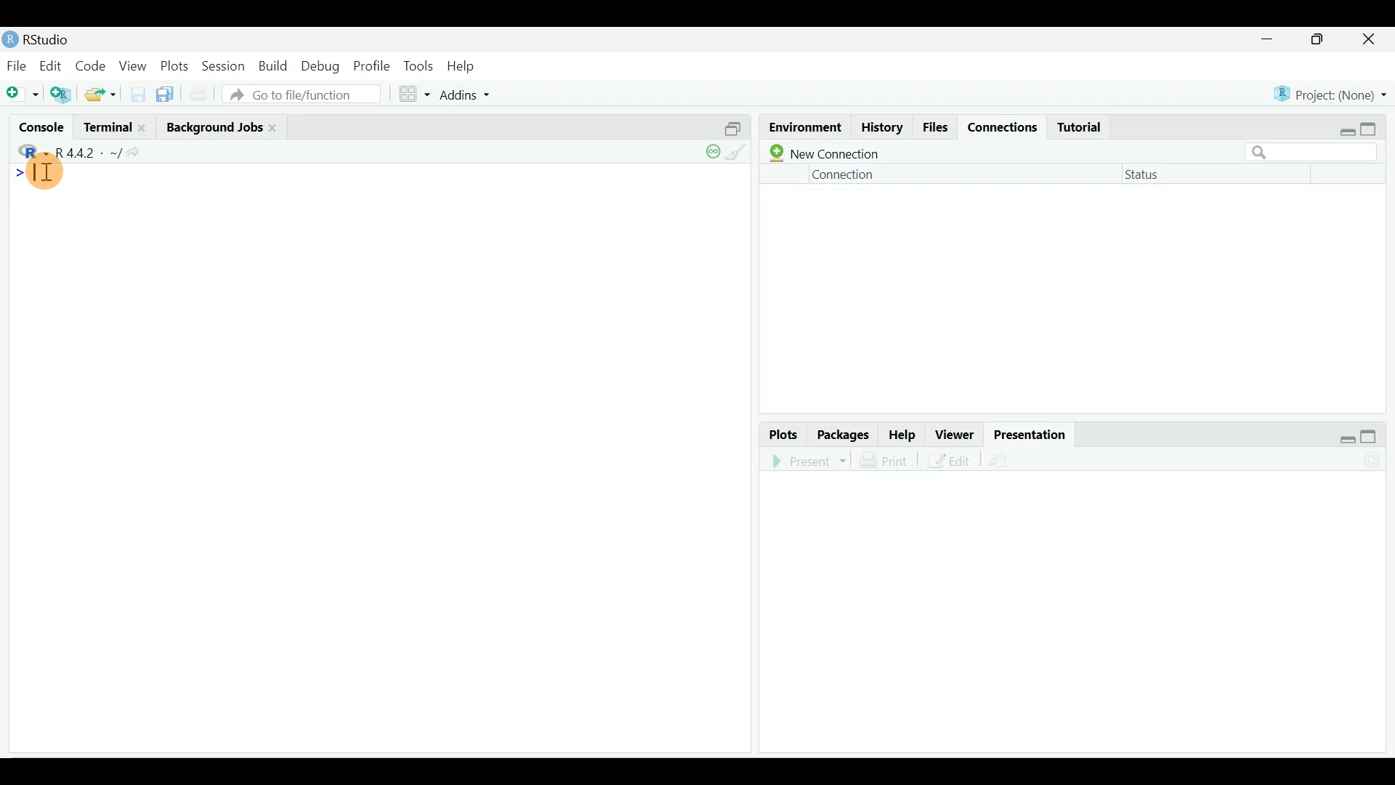  What do you see at coordinates (781, 433) in the screenshot?
I see `Plots` at bounding box center [781, 433].